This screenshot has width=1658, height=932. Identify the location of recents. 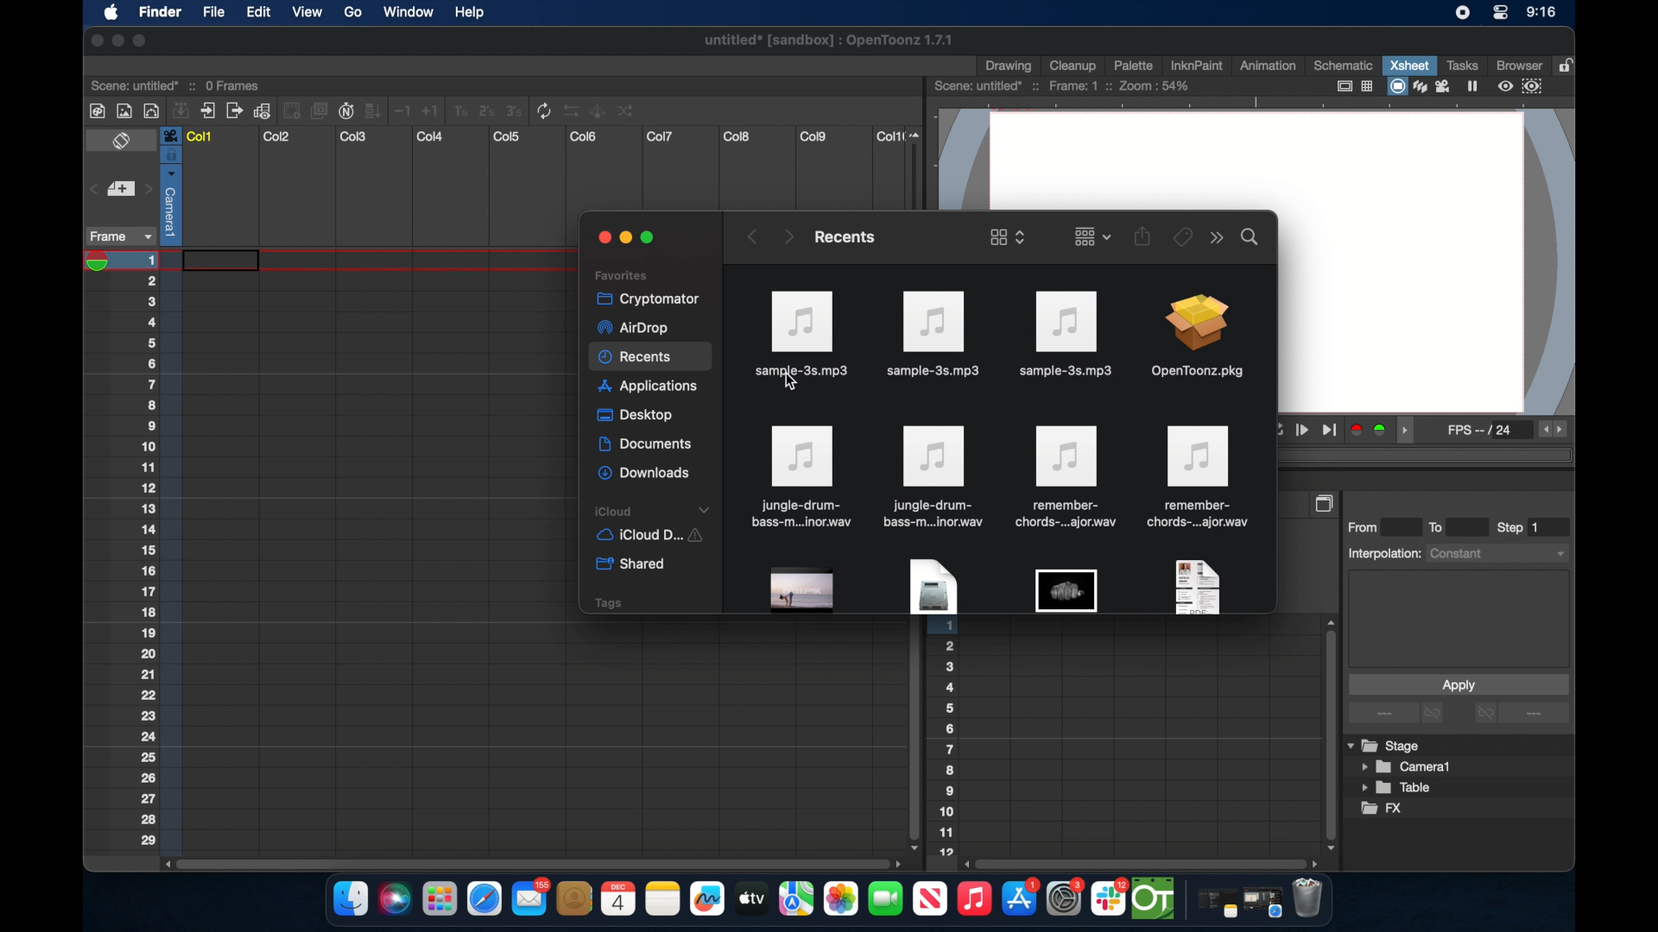
(843, 236).